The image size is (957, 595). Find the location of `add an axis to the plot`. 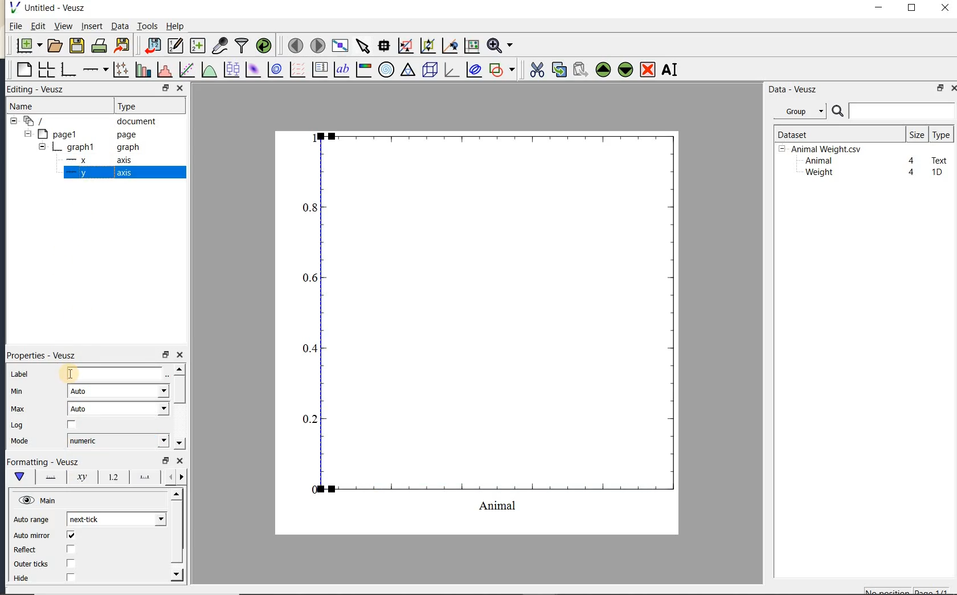

add an axis to the plot is located at coordinates (95, 70).